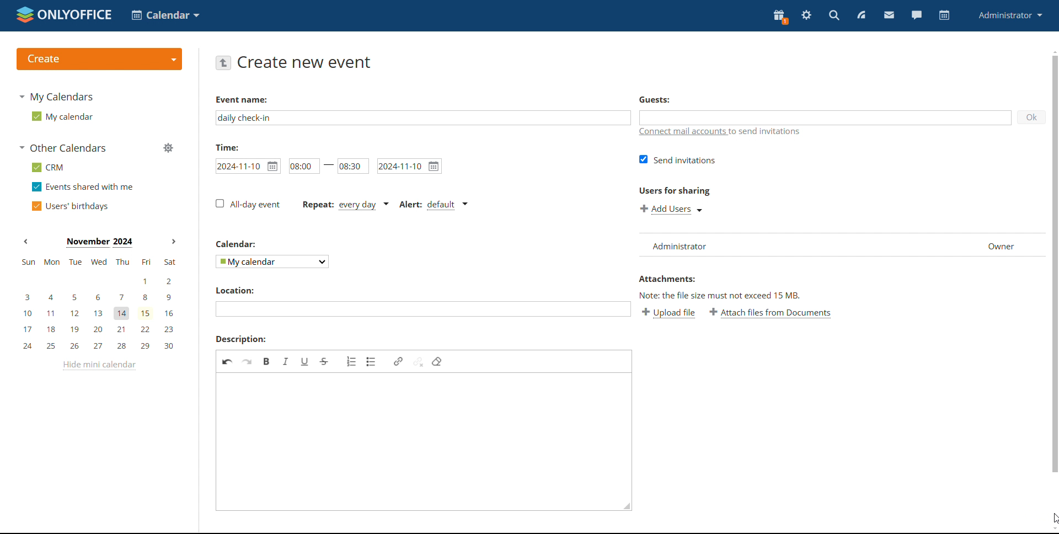 The width and height of the screenshot is (1059, 534). Describe the element at coordinates (670, 313) in the screenshot. I see `upload file` at that location.